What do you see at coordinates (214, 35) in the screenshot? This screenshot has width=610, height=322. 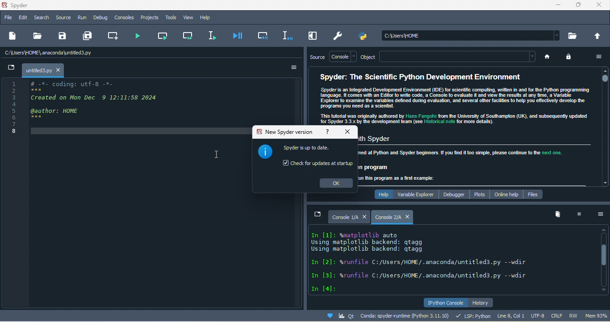 I see `run selection` at bounding box center [214, 35].